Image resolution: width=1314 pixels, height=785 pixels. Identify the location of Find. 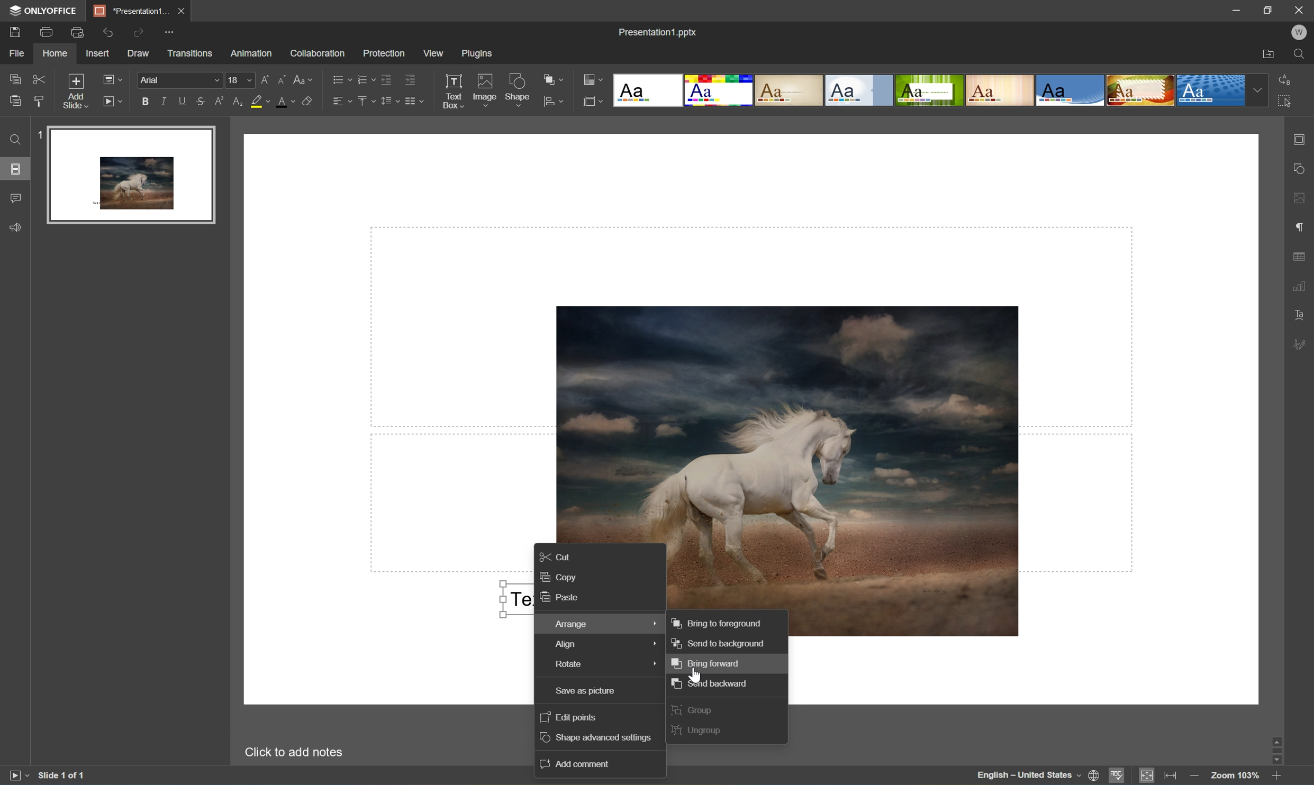
(1300, 54).